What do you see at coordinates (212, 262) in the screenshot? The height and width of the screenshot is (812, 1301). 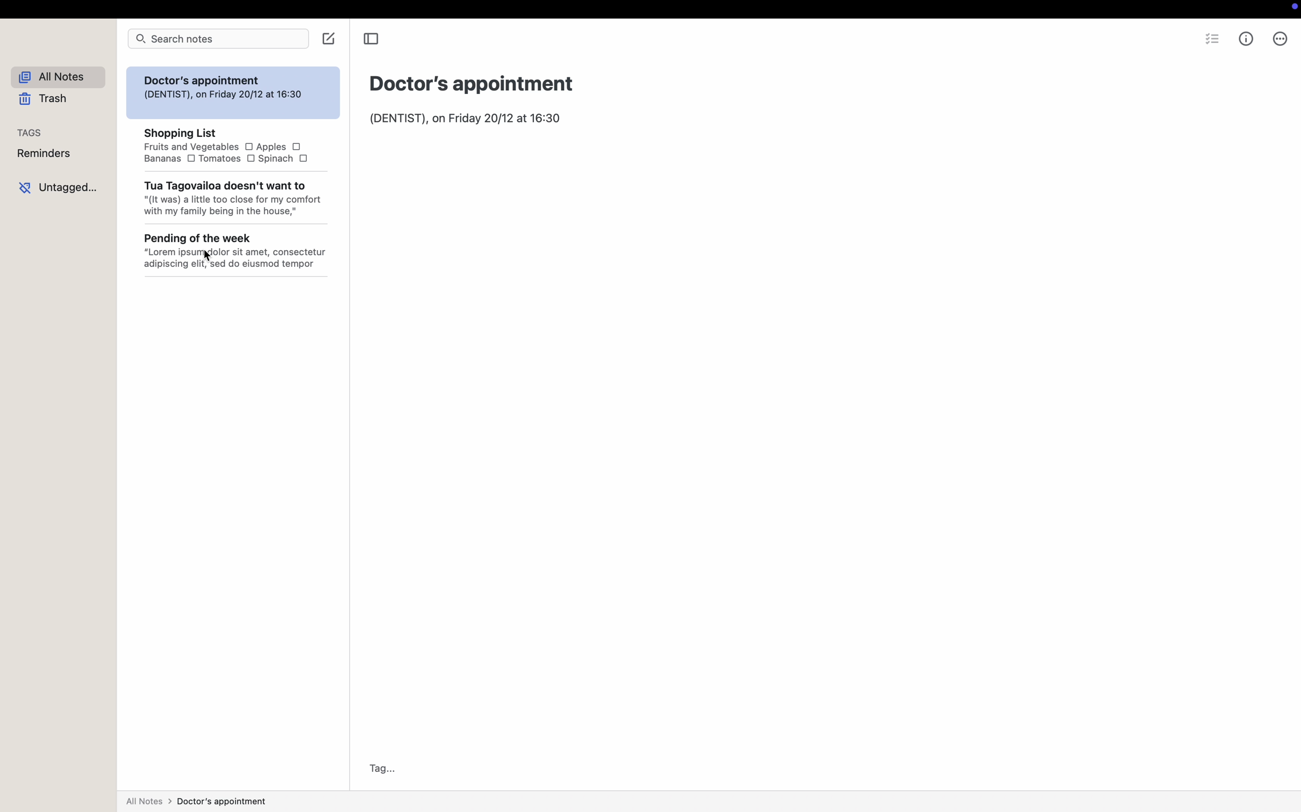 I see `cursor` at bounding box center [212, 262].